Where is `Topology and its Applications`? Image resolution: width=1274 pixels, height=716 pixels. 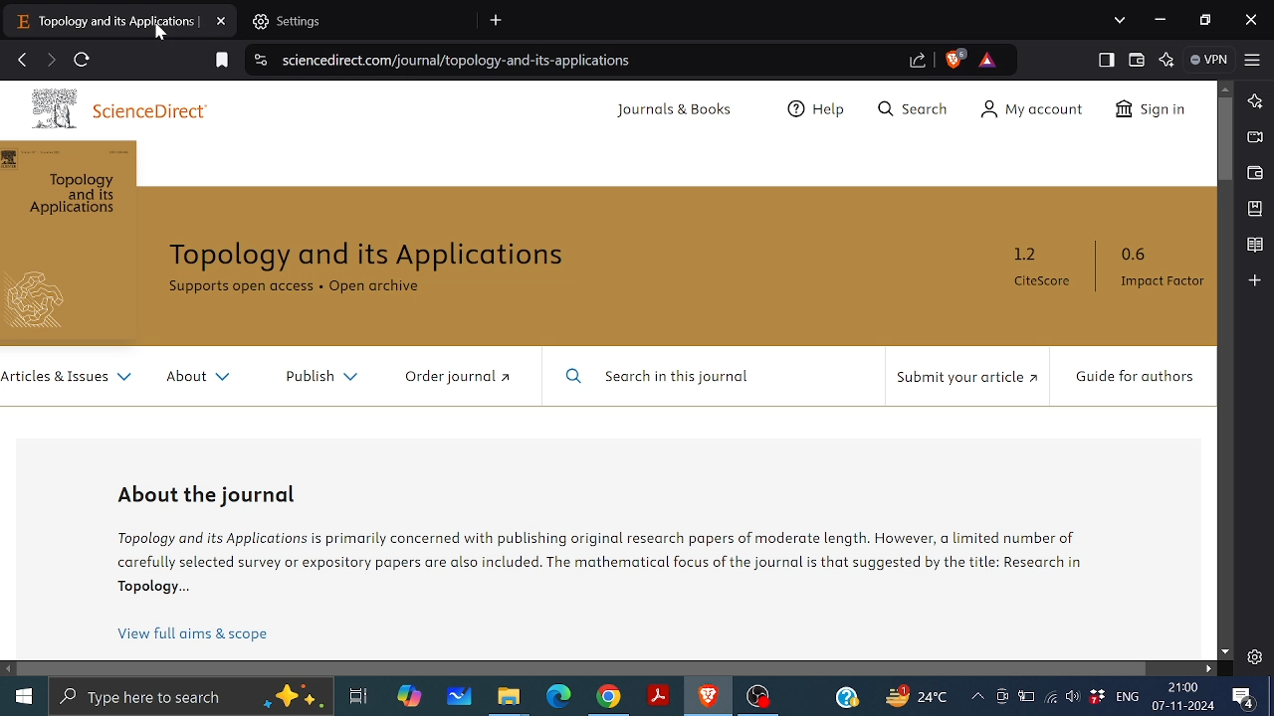
Topology and its Applications is located at coordinates (78, 195).